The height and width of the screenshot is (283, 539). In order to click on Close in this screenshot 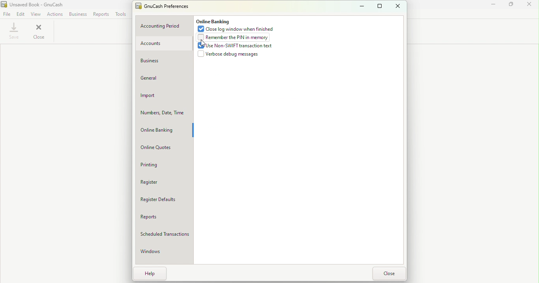, I will do `click(531, 6)`.